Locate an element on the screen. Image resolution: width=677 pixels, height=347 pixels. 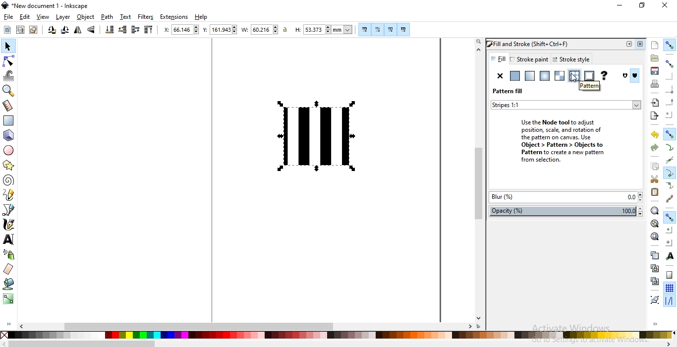
draw calligraphic or brush strokes is located at coordinates (8, 225).